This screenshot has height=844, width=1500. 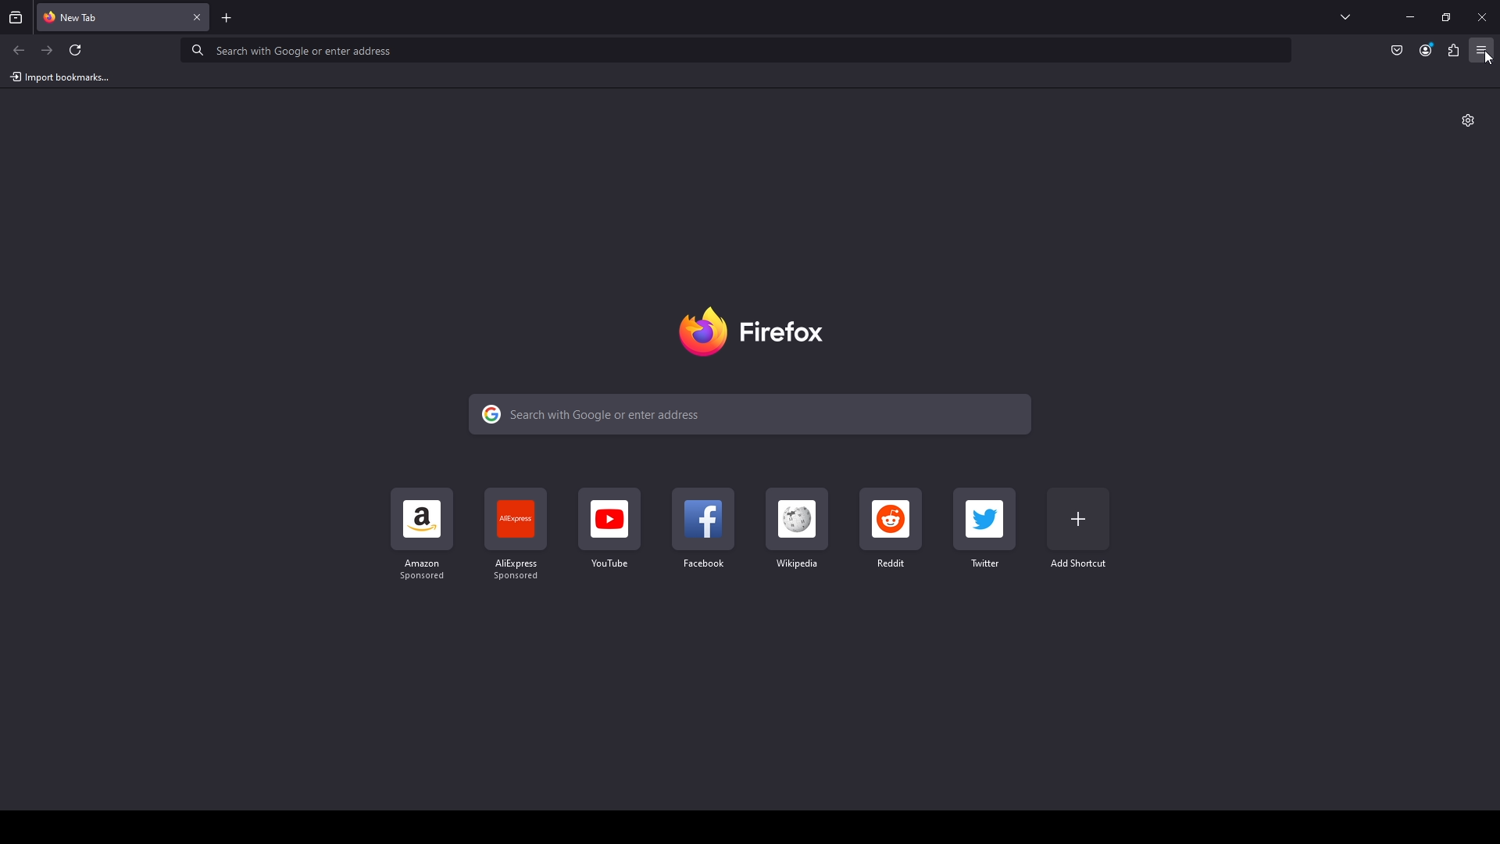 What do you see at coordinates (1411, 17) in the screenshot?
I see `Minimize` at bounding box center [1411, 17].